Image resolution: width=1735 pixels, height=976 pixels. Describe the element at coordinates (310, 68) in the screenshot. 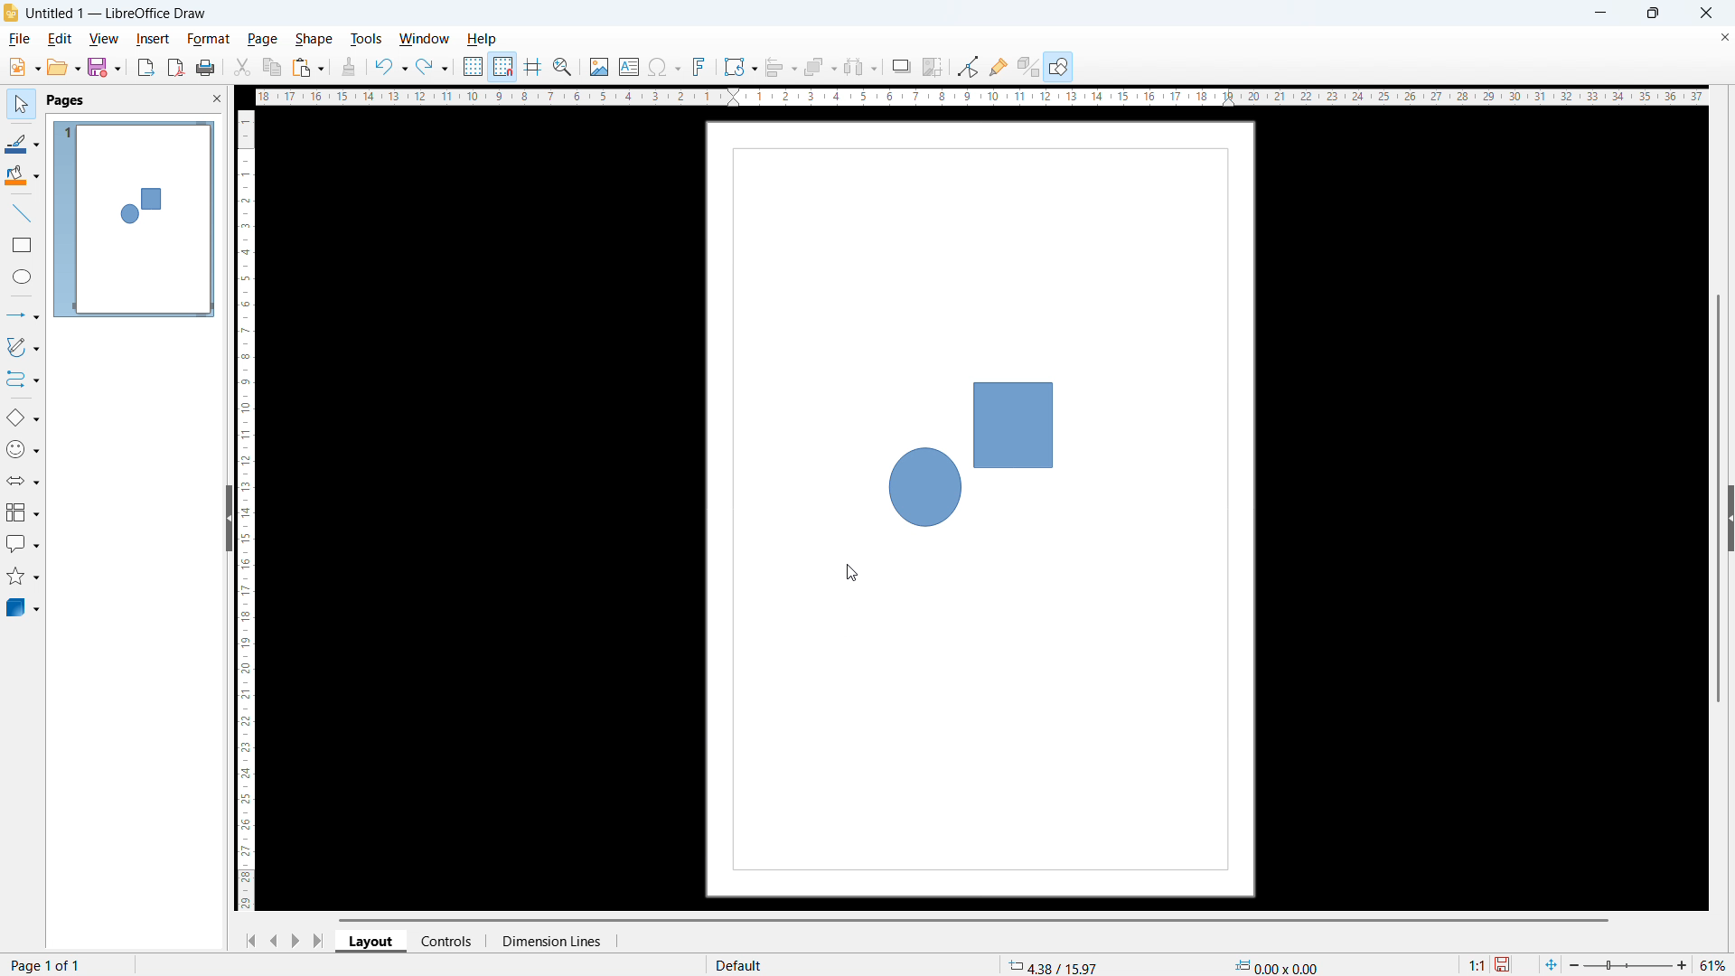

I see `paste` at that location.